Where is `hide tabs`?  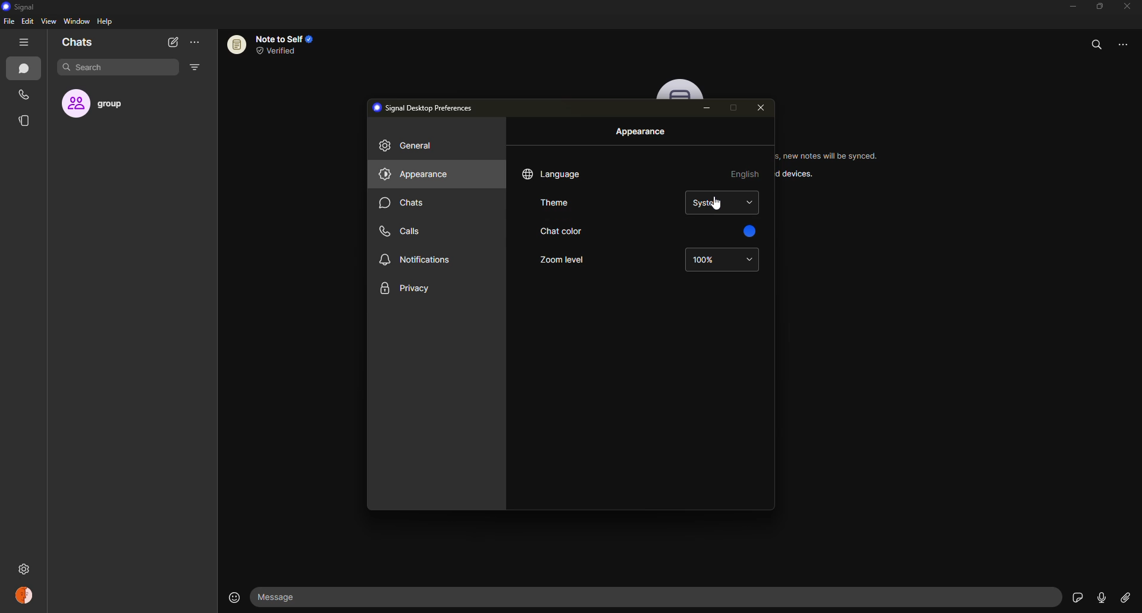 hide tabs is located at coordinates (25, 43).